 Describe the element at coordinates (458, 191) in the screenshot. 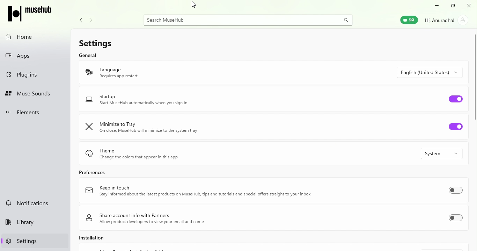

I see `Toggle` at that location.